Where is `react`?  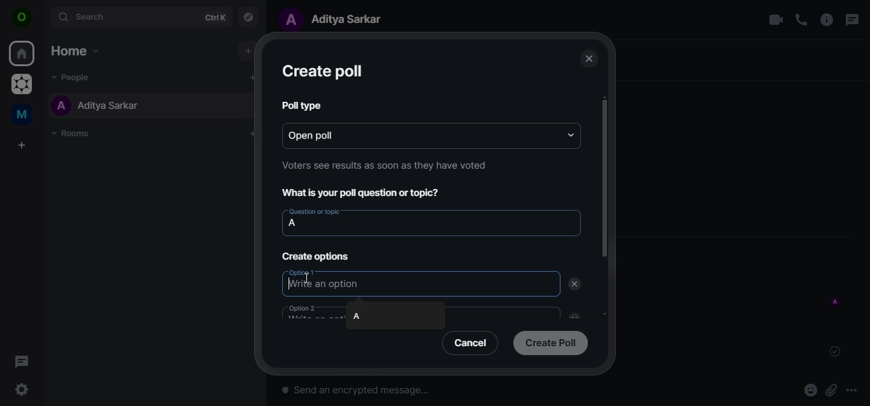 react is located at coordinates (811, 391).